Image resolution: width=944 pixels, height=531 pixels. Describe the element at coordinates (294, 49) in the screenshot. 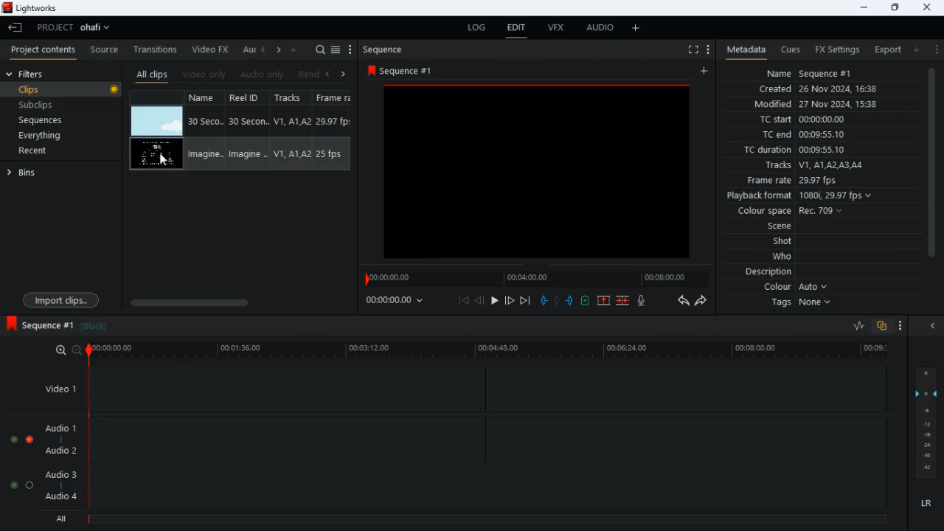

I see `more` at that location.